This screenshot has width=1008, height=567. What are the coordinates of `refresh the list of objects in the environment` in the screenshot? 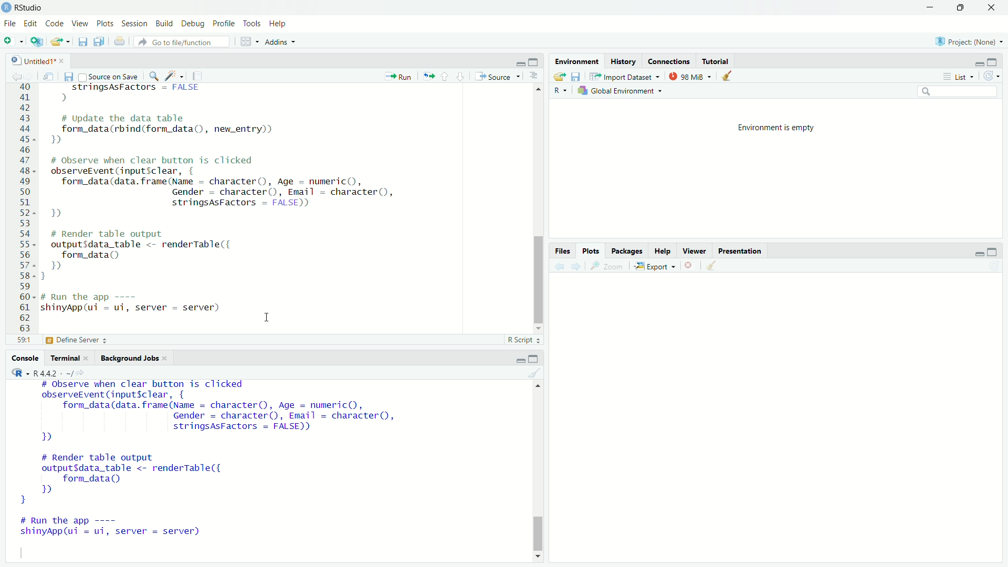 It's located at (995, 77).